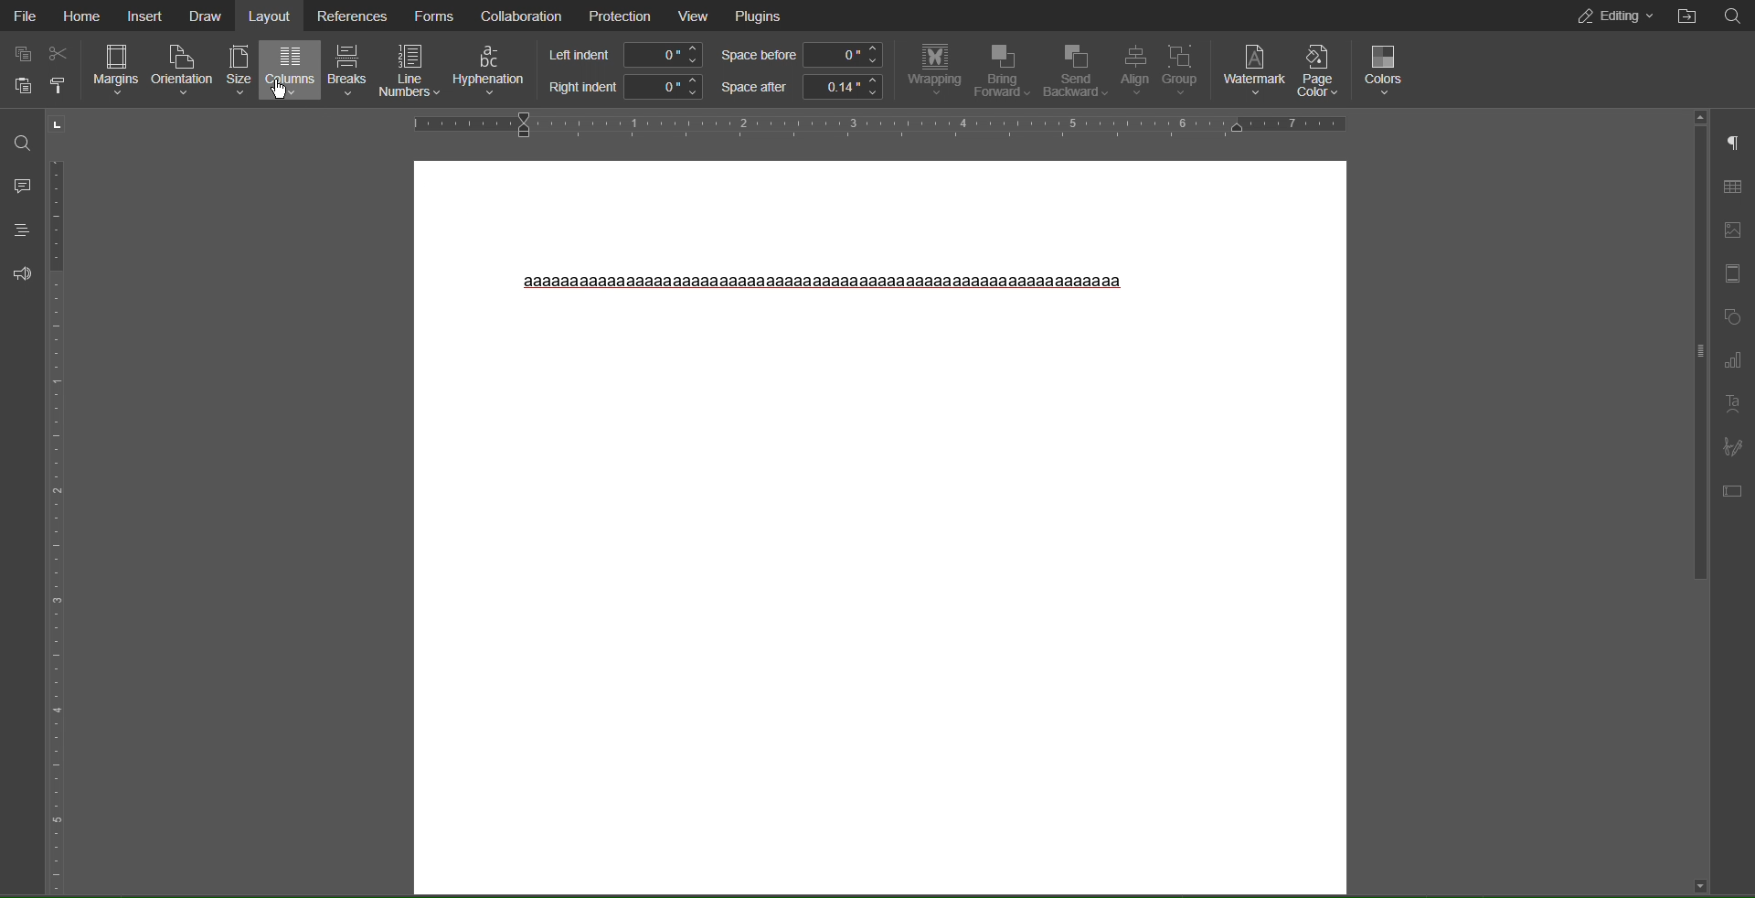 This screenshot has width=1755, height=898. I want to click on Colors, so click(1387, 68).